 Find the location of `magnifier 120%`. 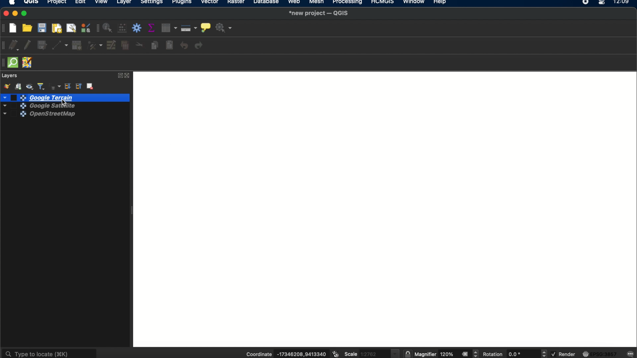

magnifier 120% is located at coordinates (436, 354).